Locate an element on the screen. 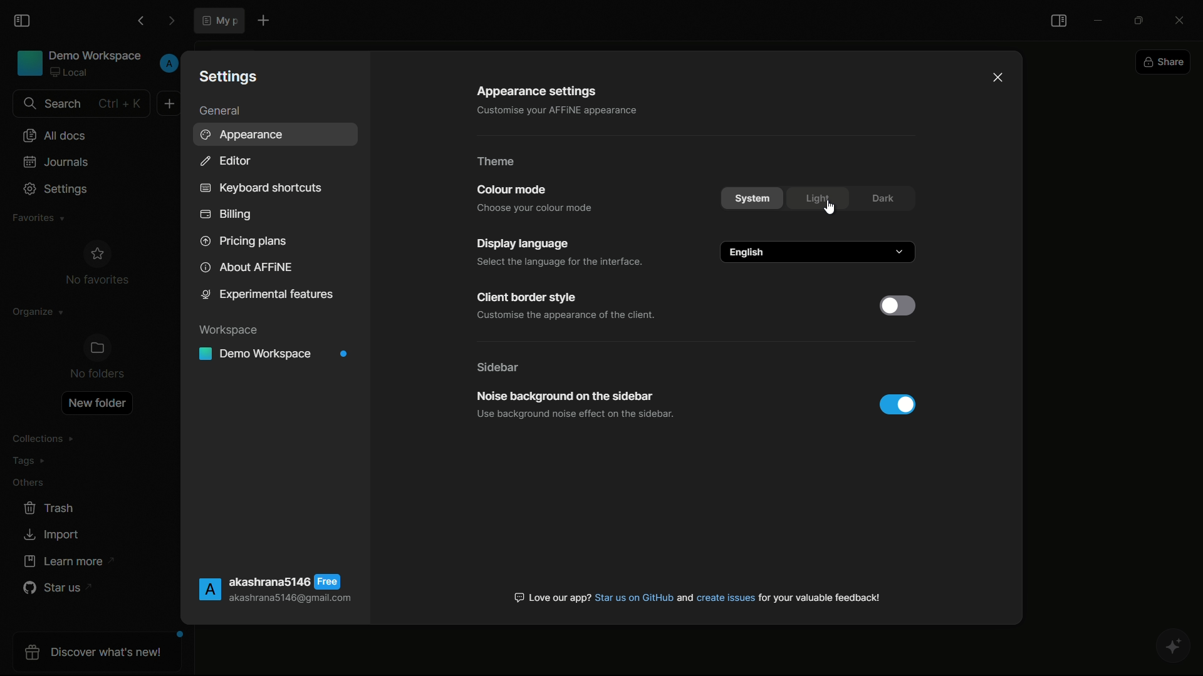 The width and height of the screenshot is (1203, 676). Free is located at coordinates (328, 581).